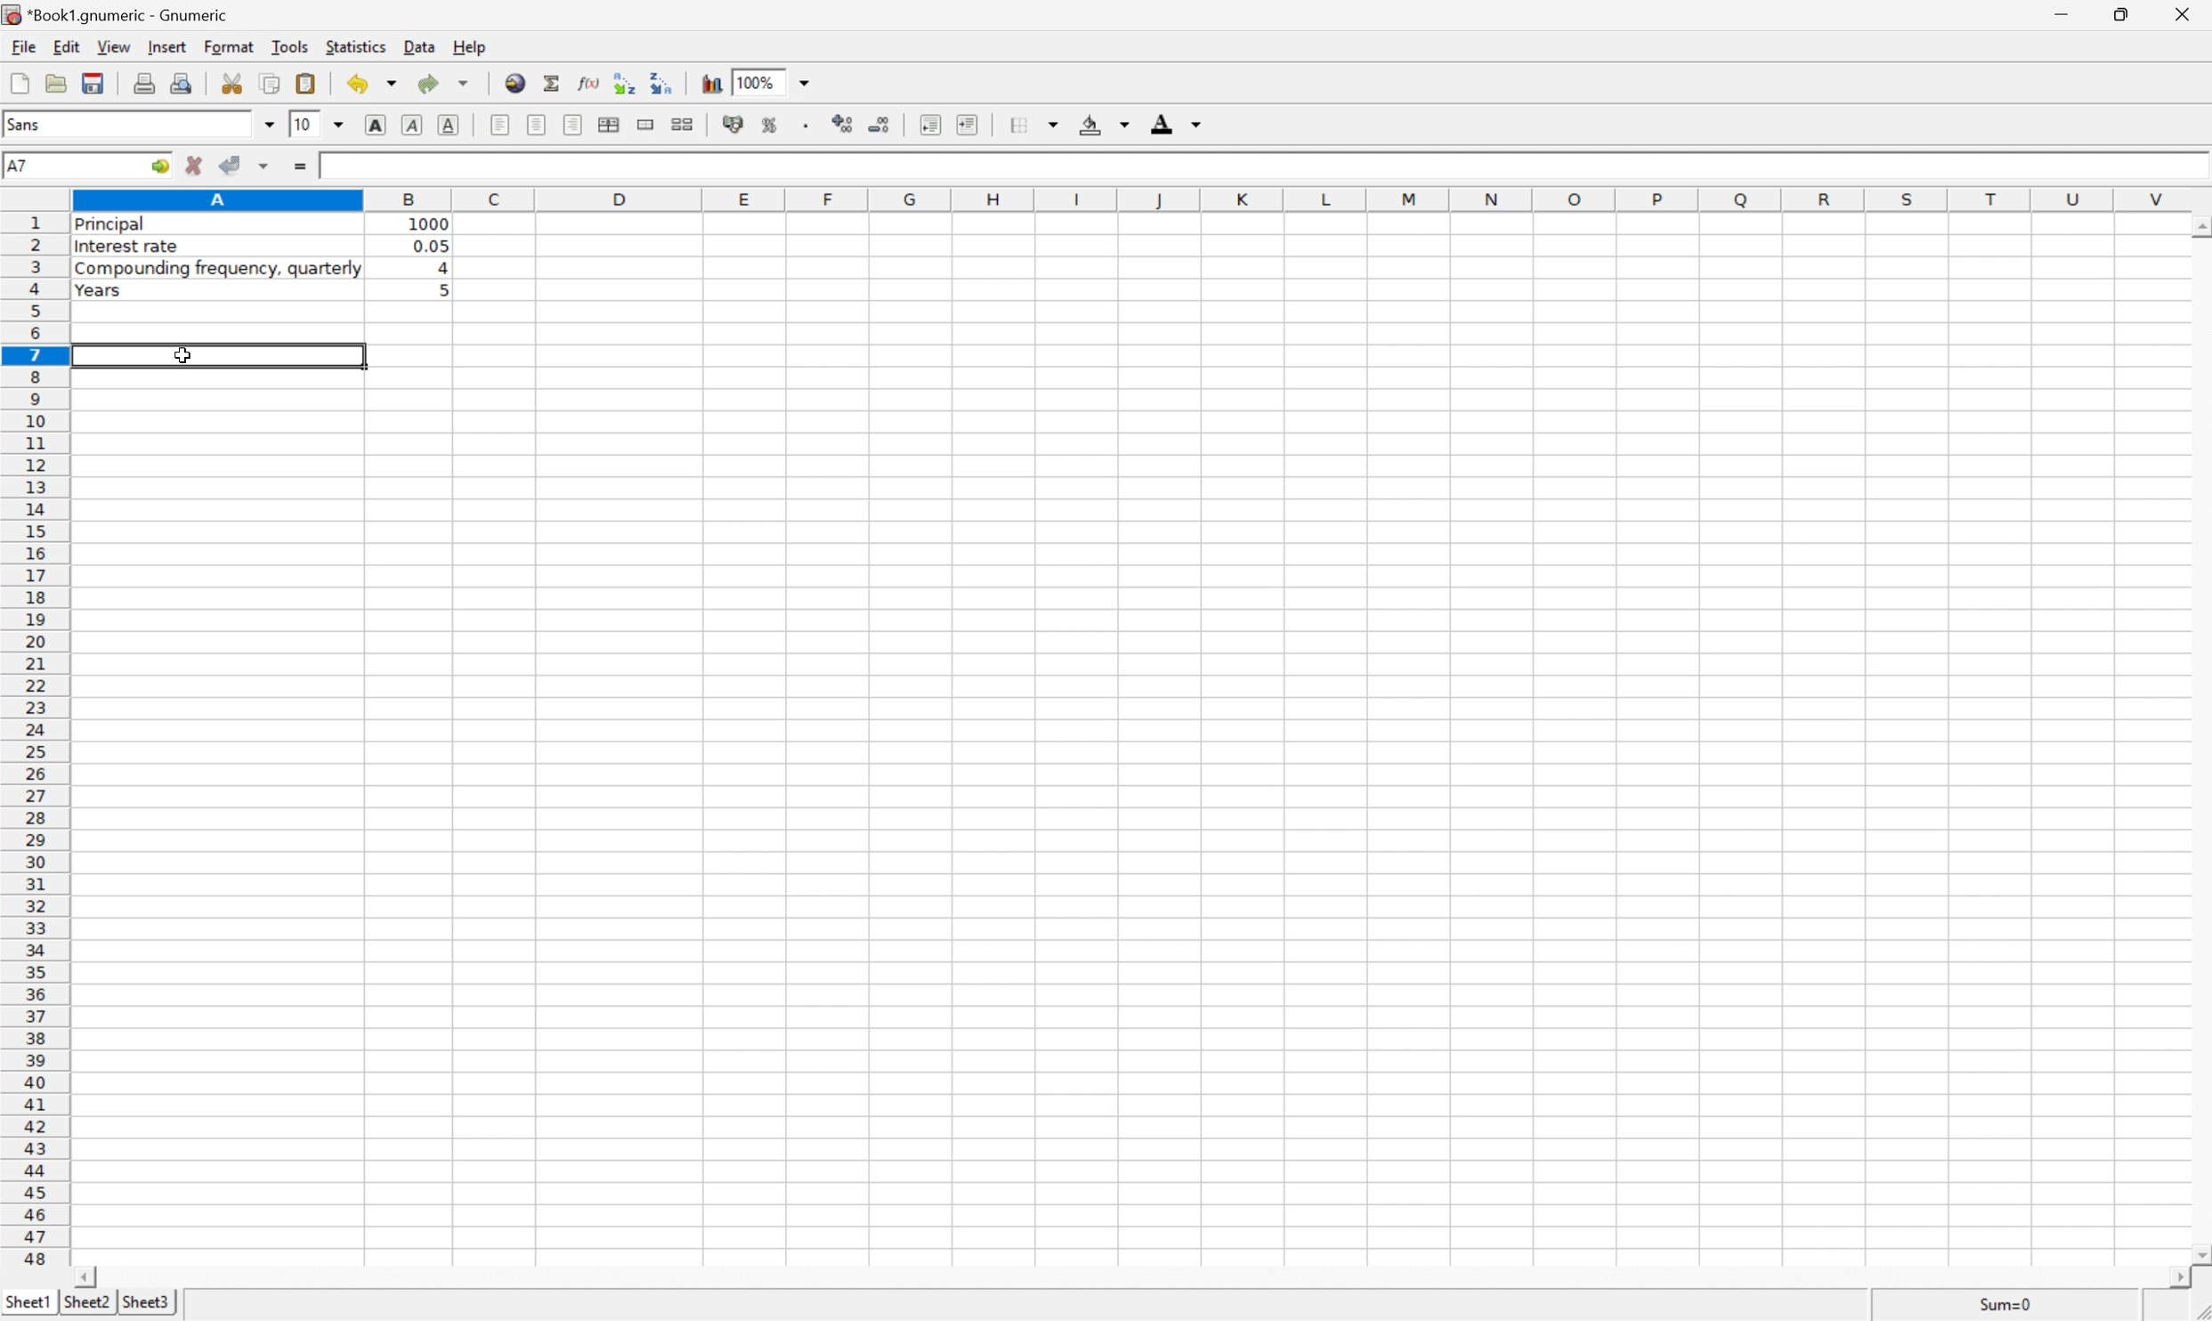 This screenshot has width=2212, height=1321. Describe the element at coordinates (184, 357) in the screenshot. I see `cursor` at that location.